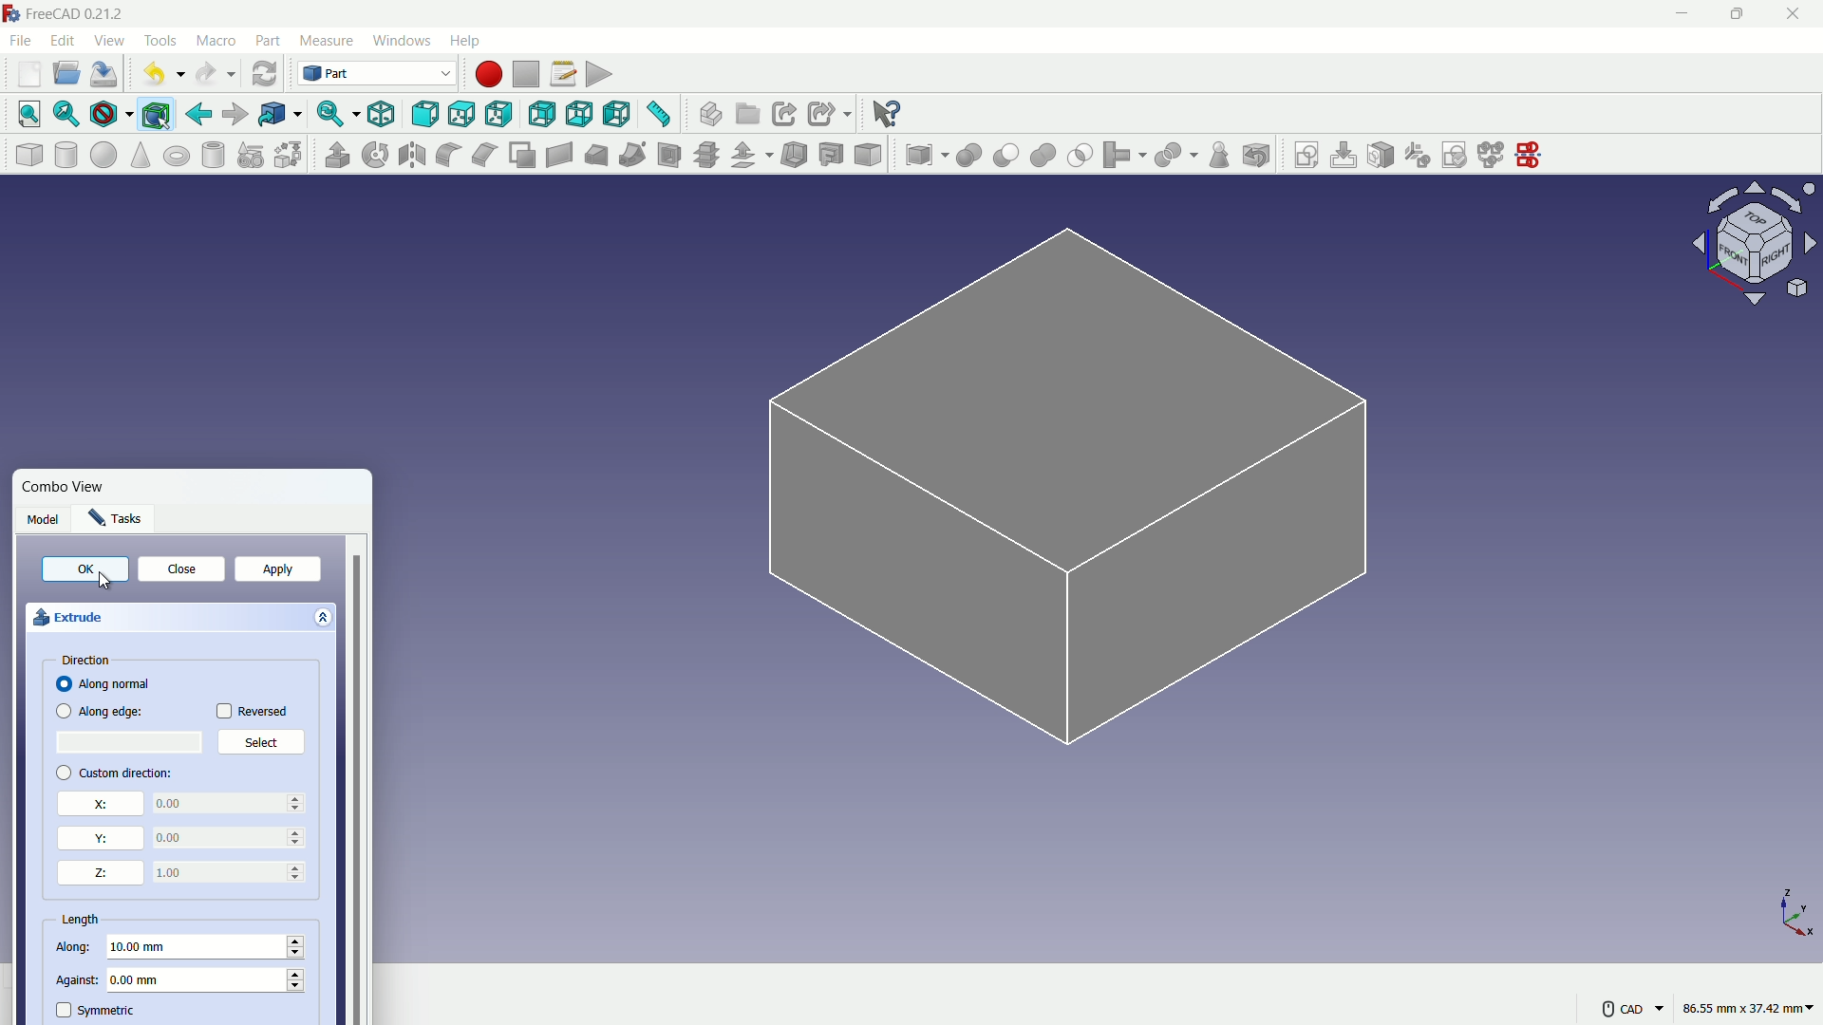 The image size is (1823, 1025). I want to click on y direction, so click(98, 838).